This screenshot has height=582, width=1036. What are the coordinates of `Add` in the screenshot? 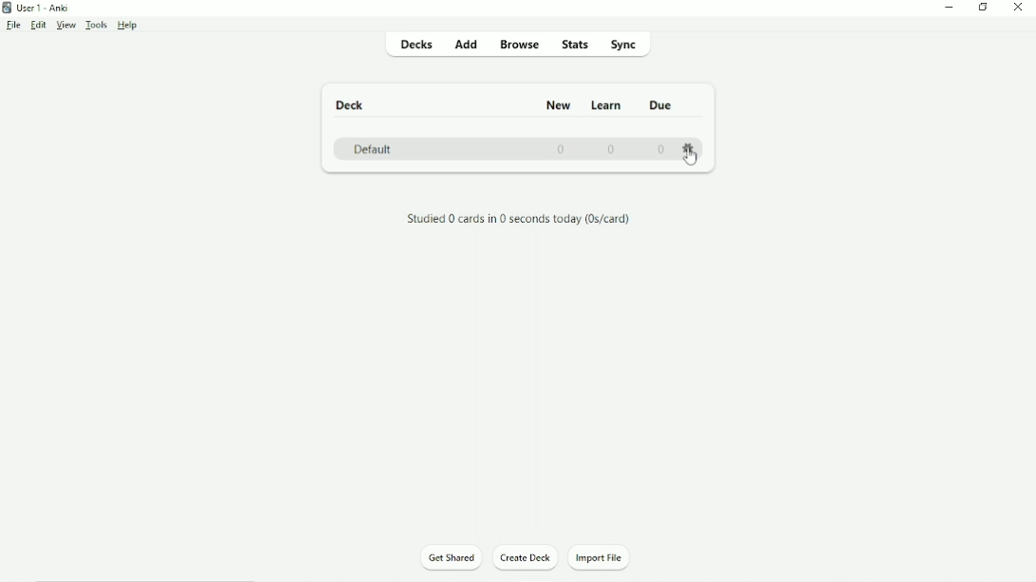 It's located at (466, 43).